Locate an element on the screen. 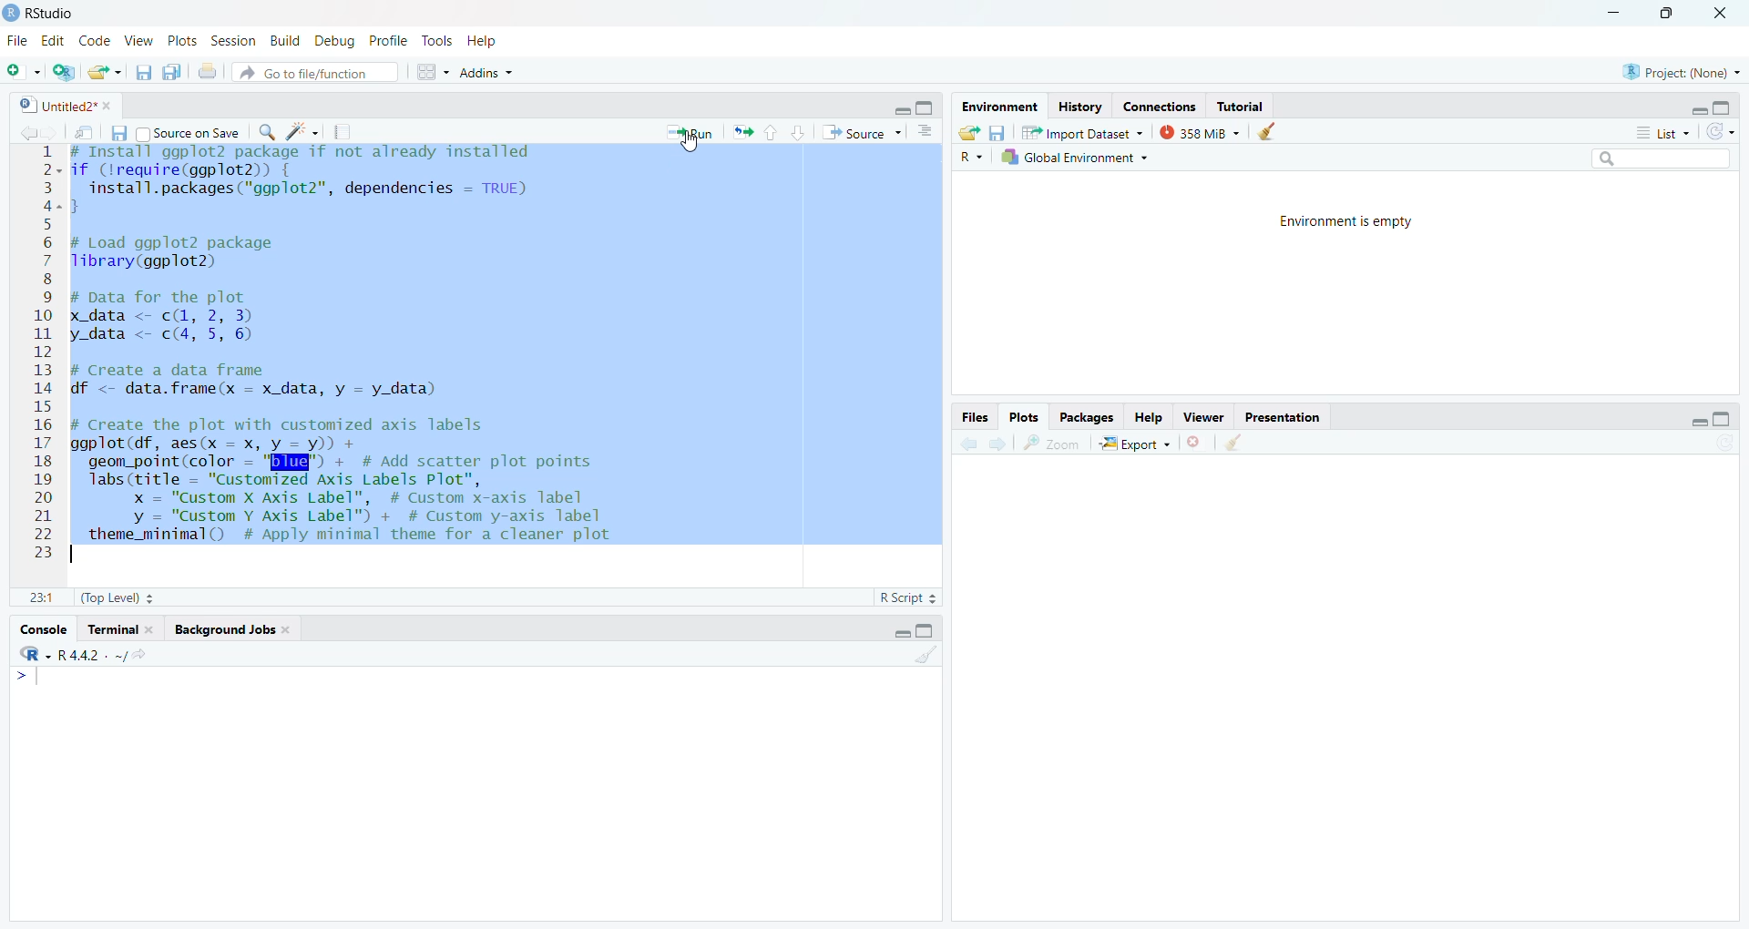 This screenshot has height=929, width=1749. Tutorial is located at coordinates (1244, 107).